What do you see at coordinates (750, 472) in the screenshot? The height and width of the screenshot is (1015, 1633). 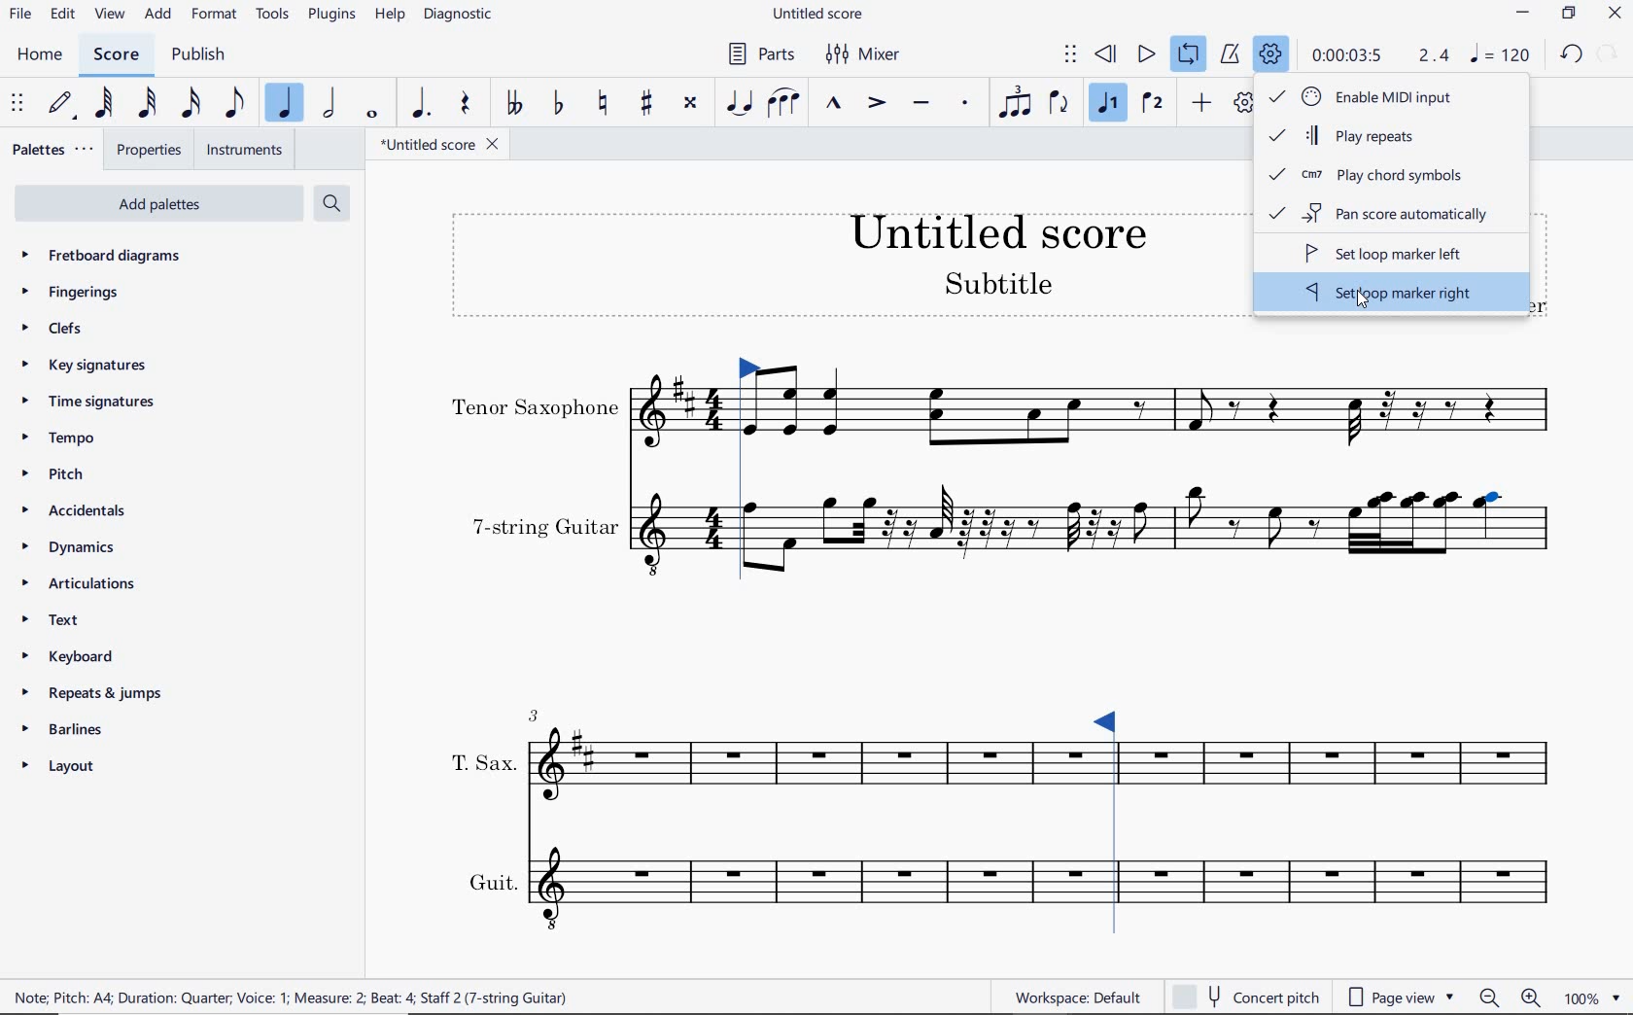 I see `Loop Market set left` at bounding box center [750, 472].